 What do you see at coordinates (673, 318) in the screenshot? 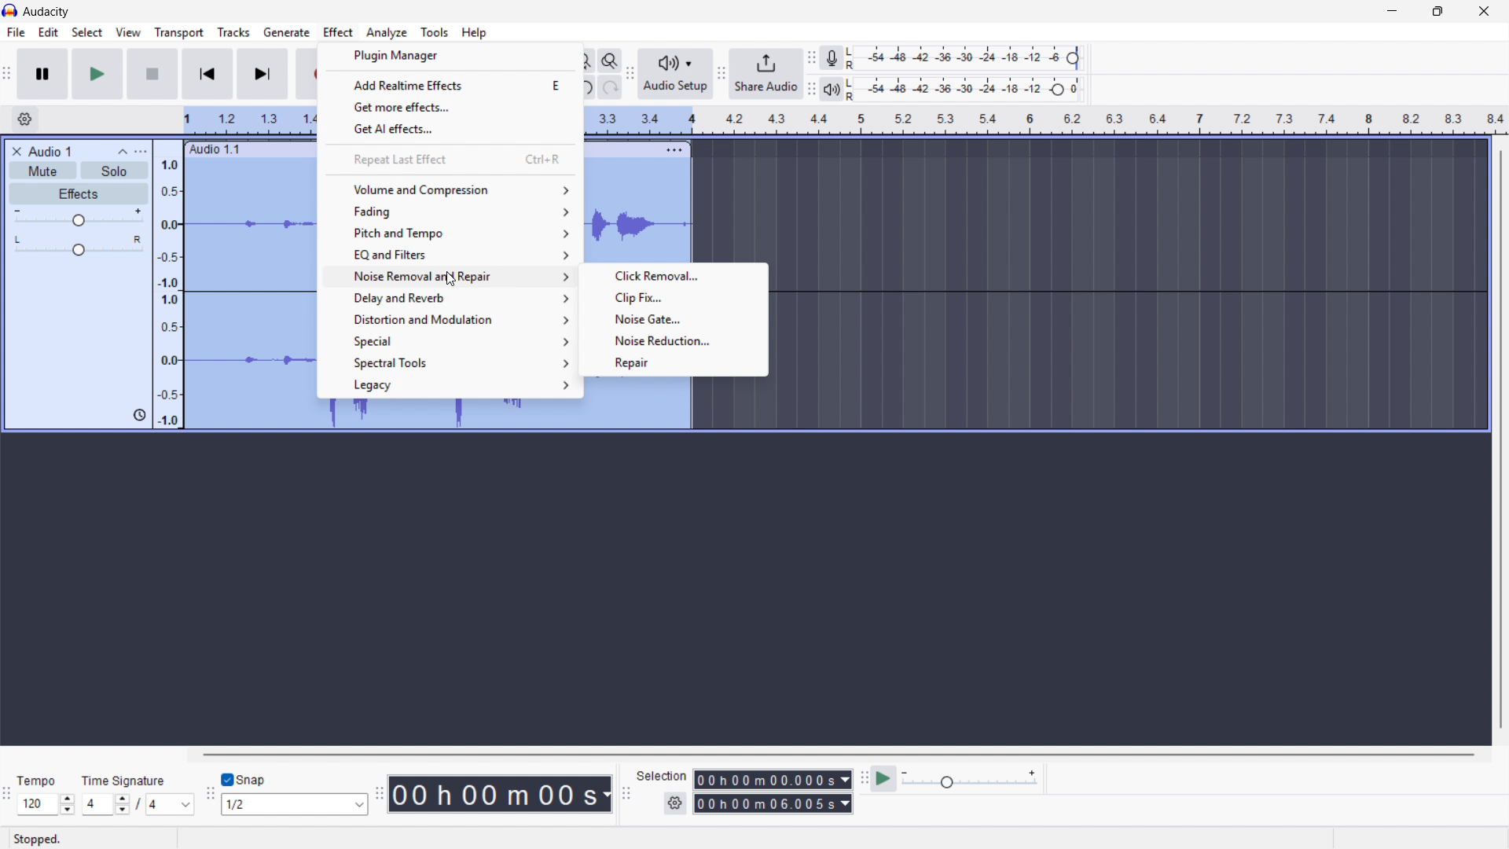
I see `Noise gate` at bounding box center [673, 318].